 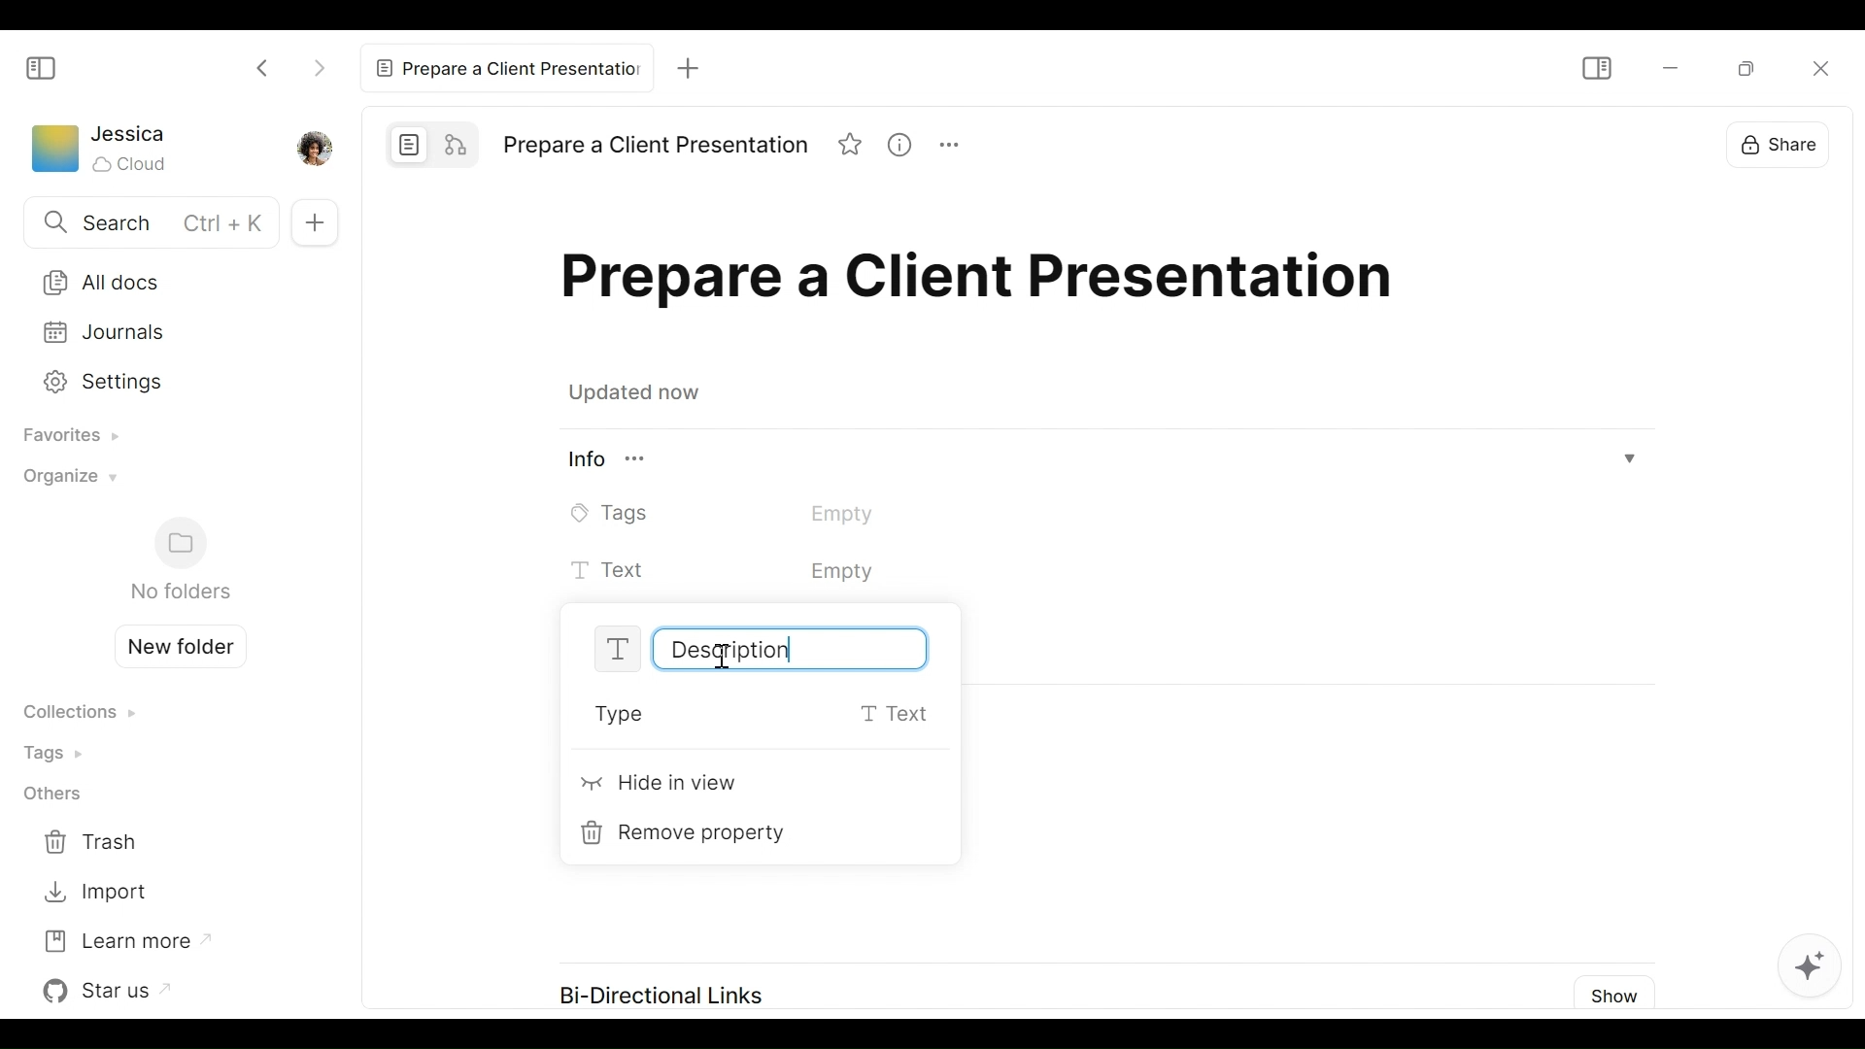 I want to click on Add new, so click(x=312, y=221).